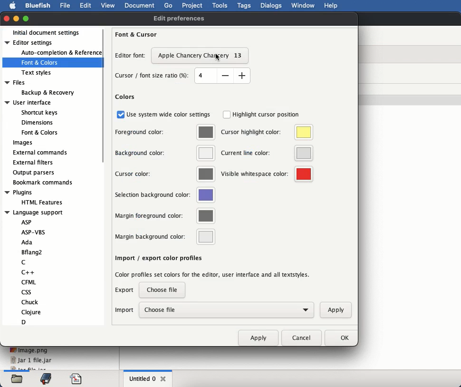 This screenshot has width=461, height=387. What do you see at coordinates (46, 378) in the screenshot?
I see `bookmark` at bounding box center [46, 378].